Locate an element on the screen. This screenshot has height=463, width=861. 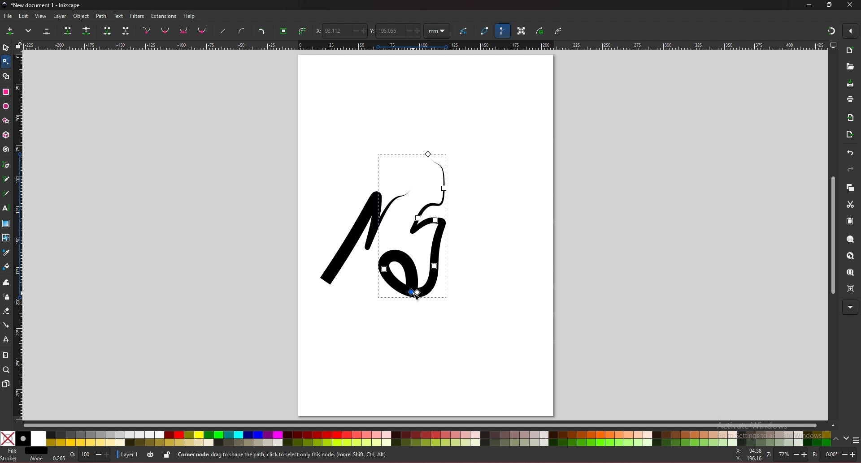
zoom drawing is located at coordinates (850, 257).